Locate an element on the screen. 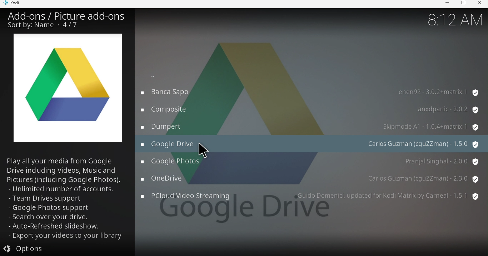  Google photos is located at coordinates (311, 162).